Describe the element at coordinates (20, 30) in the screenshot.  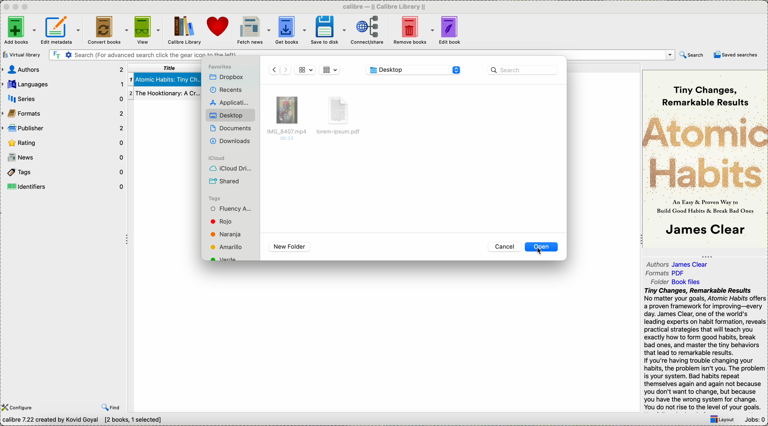
I see `add books` at that location.